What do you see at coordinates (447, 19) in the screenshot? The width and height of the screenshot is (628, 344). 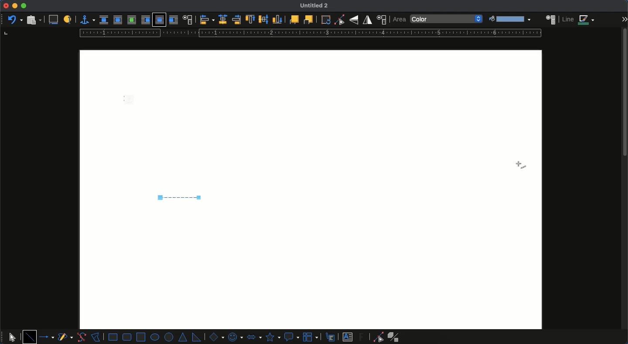 I see `color` at bounding box center [447, 19].